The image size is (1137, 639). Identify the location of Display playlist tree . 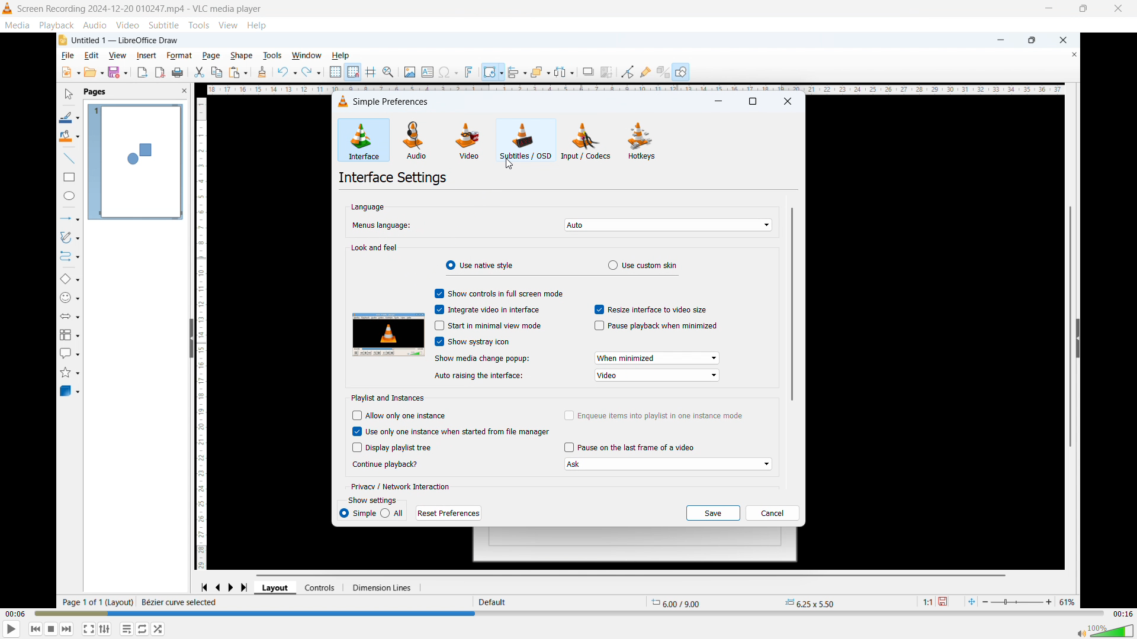
(390, 447).